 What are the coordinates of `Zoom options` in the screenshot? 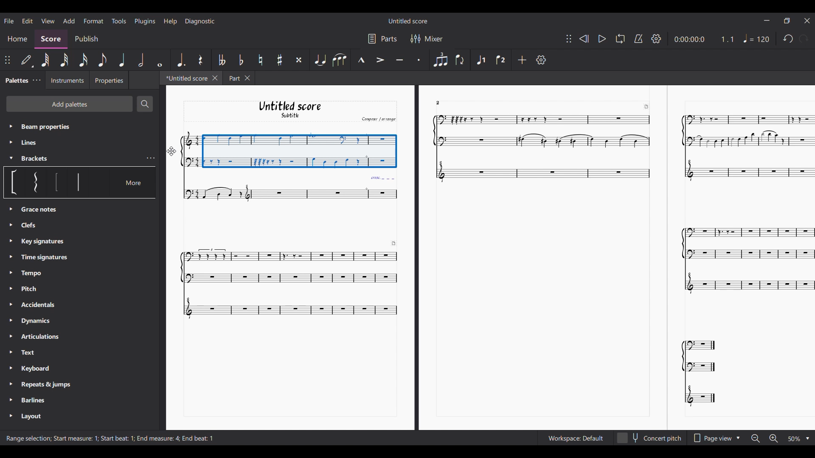 It's located at (794, 439).